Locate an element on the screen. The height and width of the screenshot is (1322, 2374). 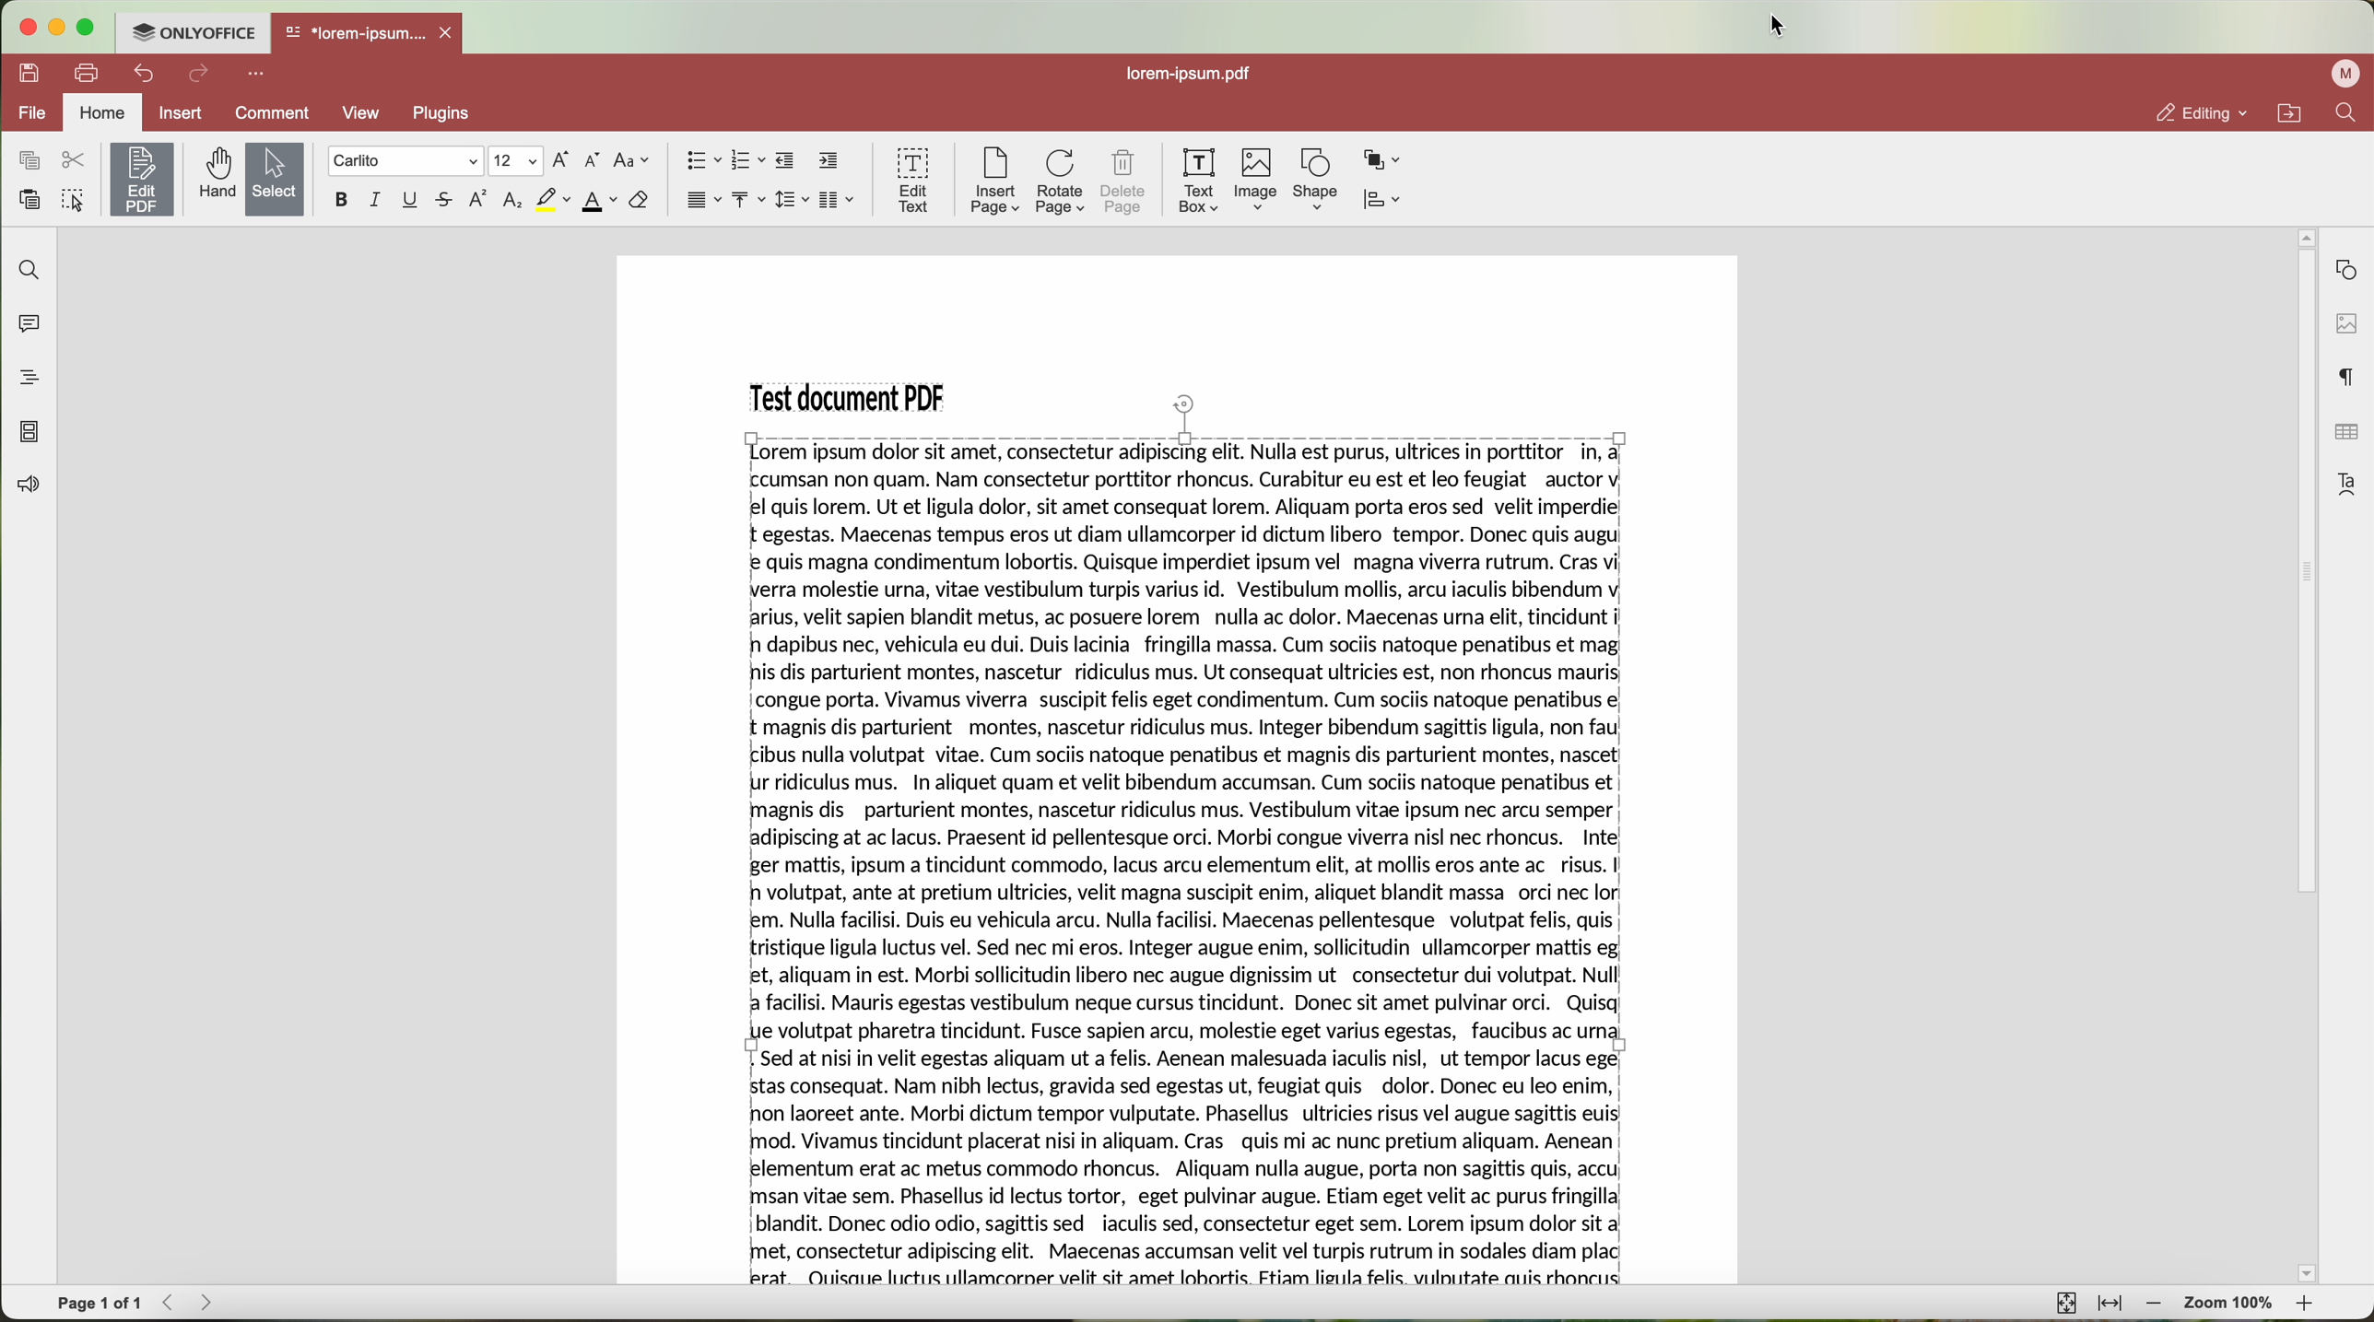
delete page is located at coordinates (1125, 184).